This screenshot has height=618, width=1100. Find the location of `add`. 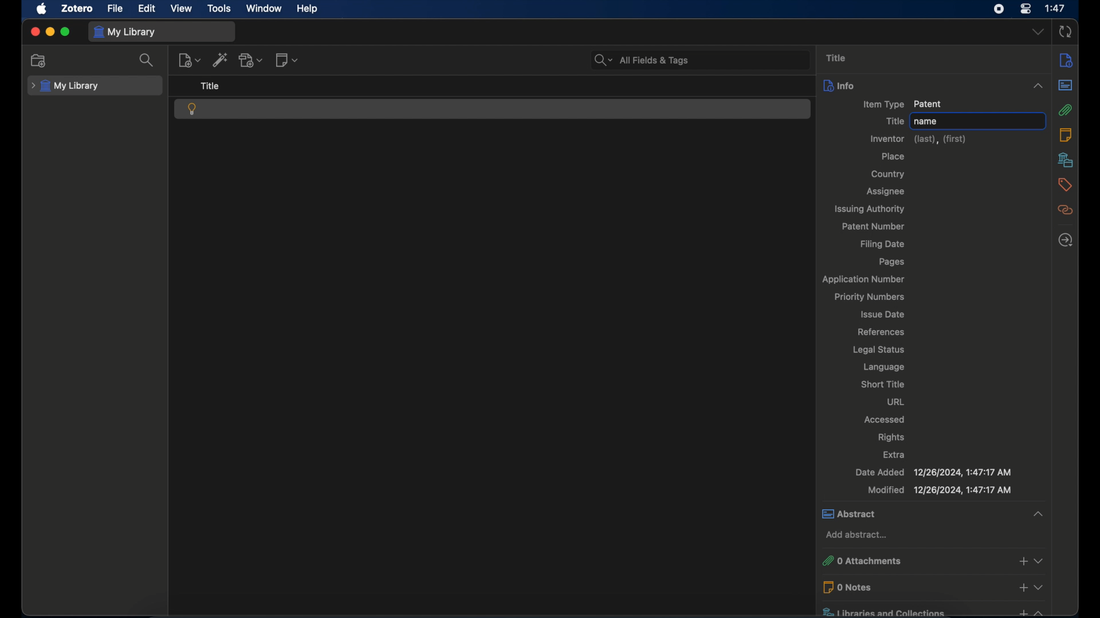

add is located at coordinates (1023, 559).